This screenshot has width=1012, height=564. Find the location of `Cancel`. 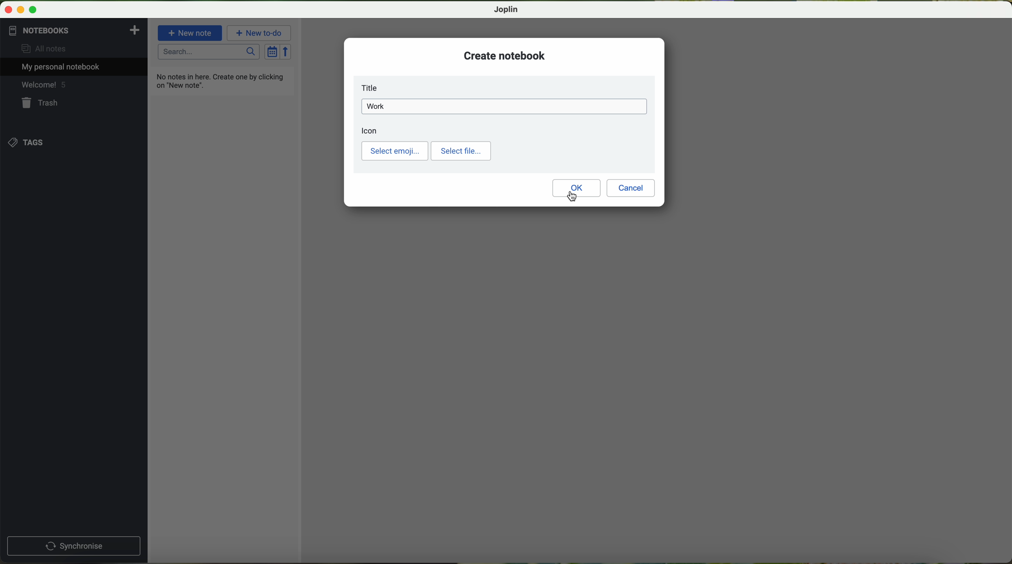

Cancel is located at coordinates (631, 188).